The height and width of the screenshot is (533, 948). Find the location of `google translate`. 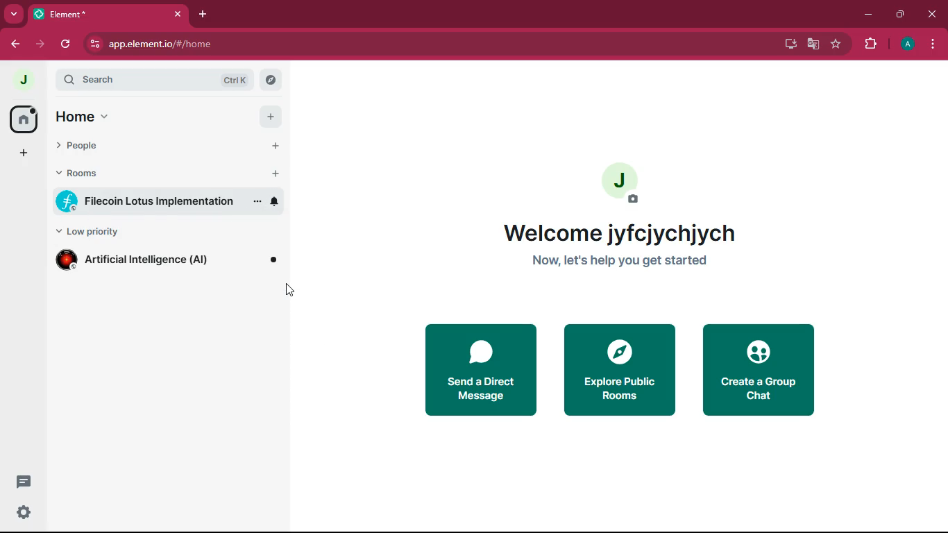

google translate is located at coordinates (812, 45).